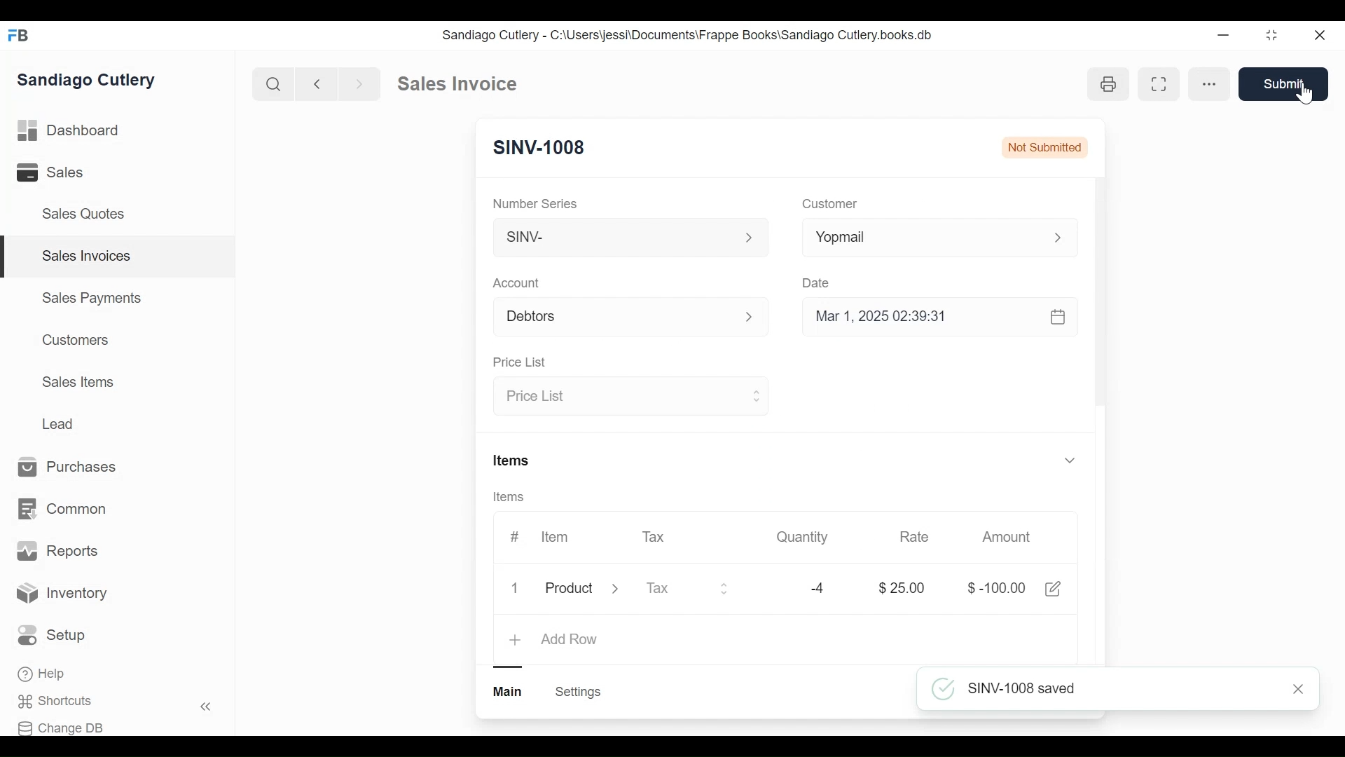 This screenshot has height=757, width=1345. I want to click on Amount, so click(1007, 538).